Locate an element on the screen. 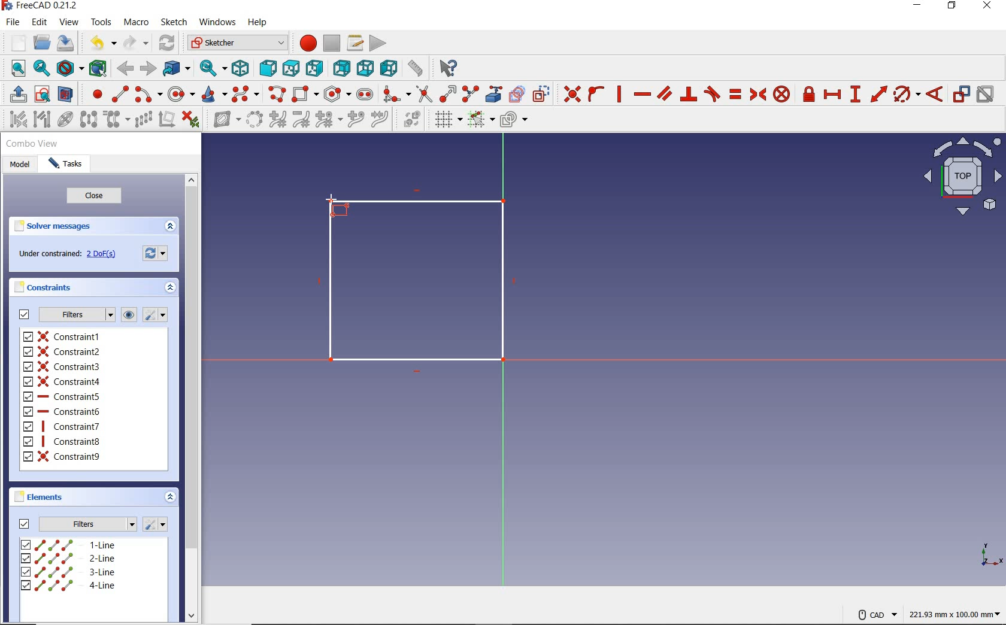  FreeCAD 0.21.2 is located at coordinates (42, 7).